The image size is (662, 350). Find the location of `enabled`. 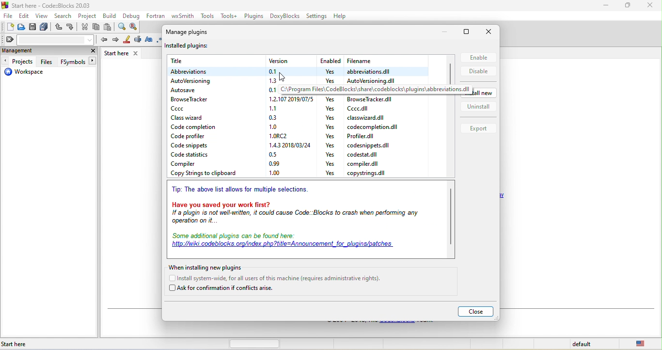

enabled is located at coordinates (331, 60).